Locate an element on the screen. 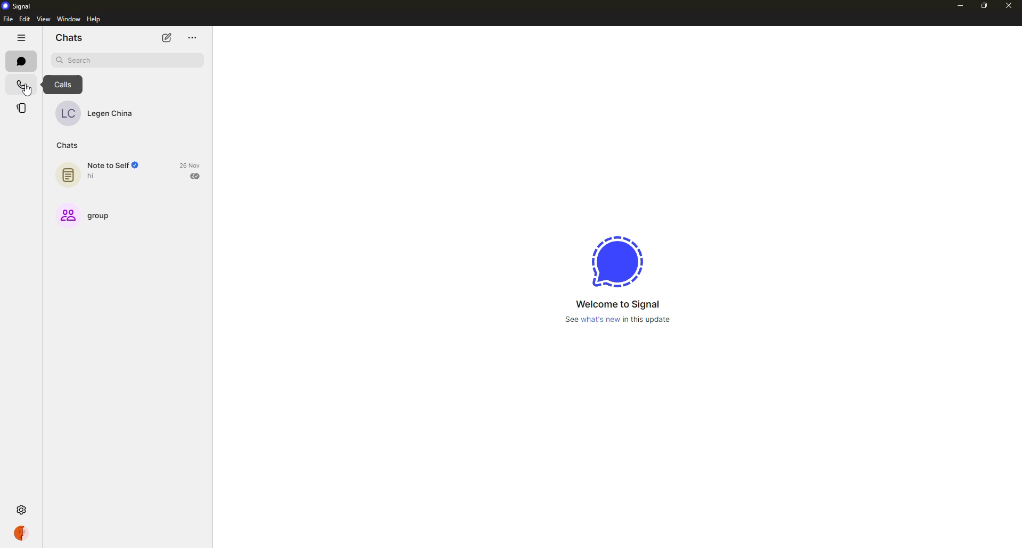 The width and height of the screenshot is (1022, 548). calls is located at coordinates (63, 85).